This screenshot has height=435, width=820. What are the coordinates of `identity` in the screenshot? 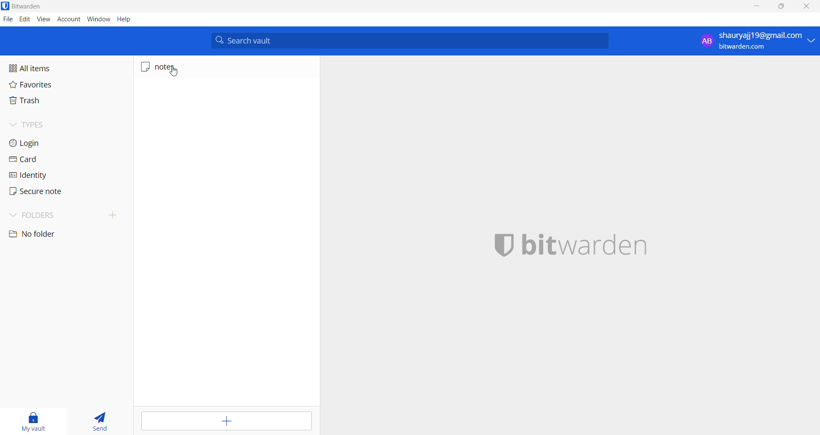 It's located at (39, 177).